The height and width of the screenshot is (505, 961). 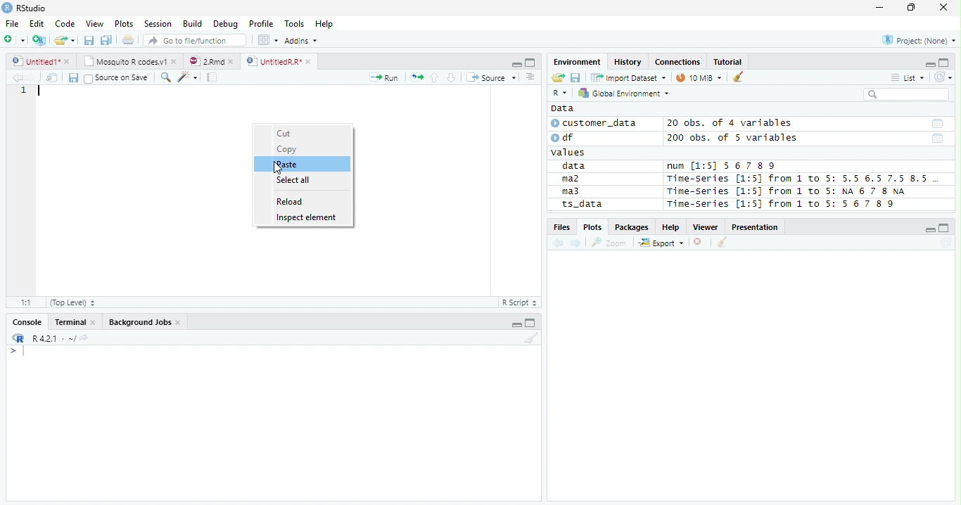 I want to click on Save all open documents, so click(x=106, y=41).